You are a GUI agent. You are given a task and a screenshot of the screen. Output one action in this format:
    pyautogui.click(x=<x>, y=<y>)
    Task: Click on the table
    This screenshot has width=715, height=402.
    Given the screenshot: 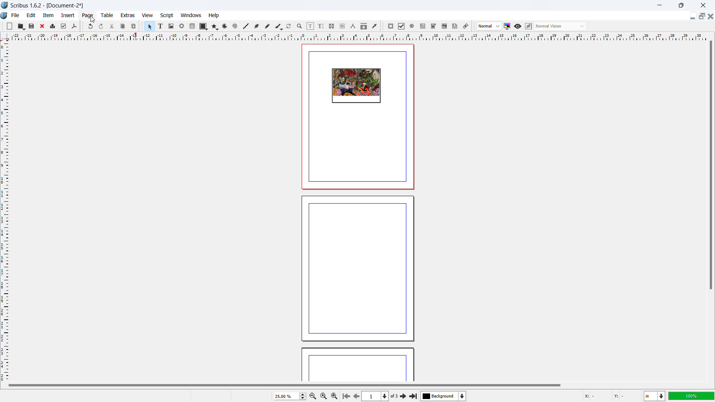 What is the action you would take?
    pyautogui.click(x=107, y=15)
    